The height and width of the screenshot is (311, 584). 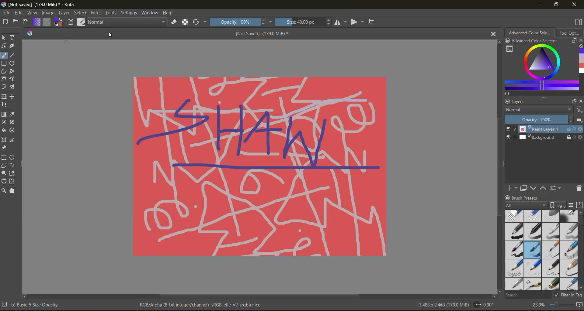 What do you see at coordinates (534, 188) in the screenshot?
I see `mask down` at bounding box center [534, 188].